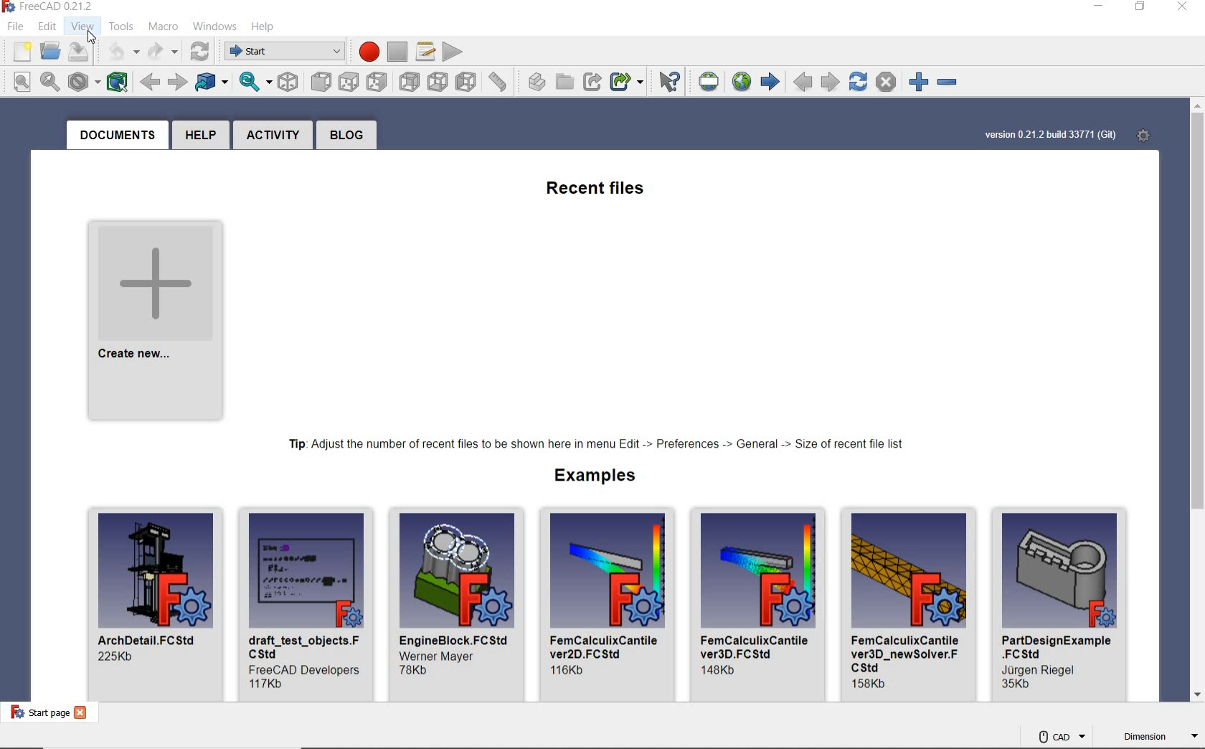 Image resolution: width=1205 pixels, height=749 pixels. I want to click on create group, so click(567, 83).